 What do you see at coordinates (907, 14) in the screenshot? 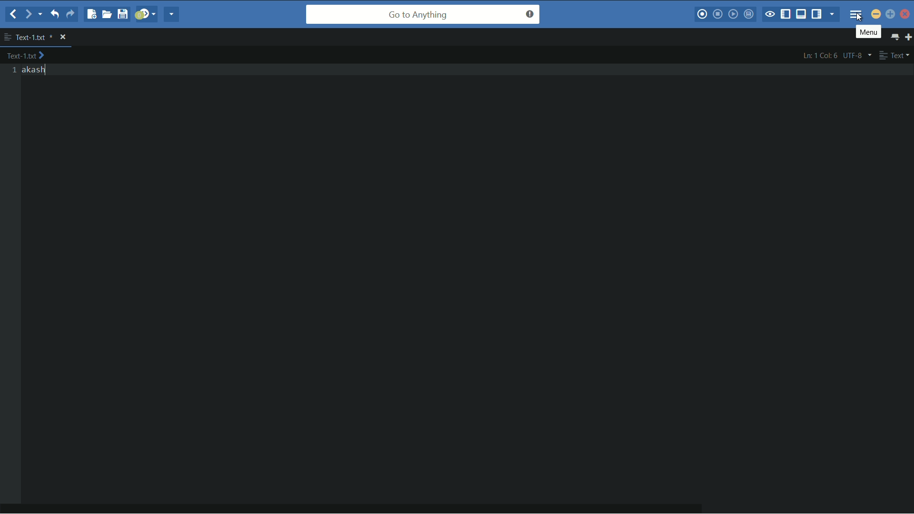
I see `close app` at bounding box center [907, 14].